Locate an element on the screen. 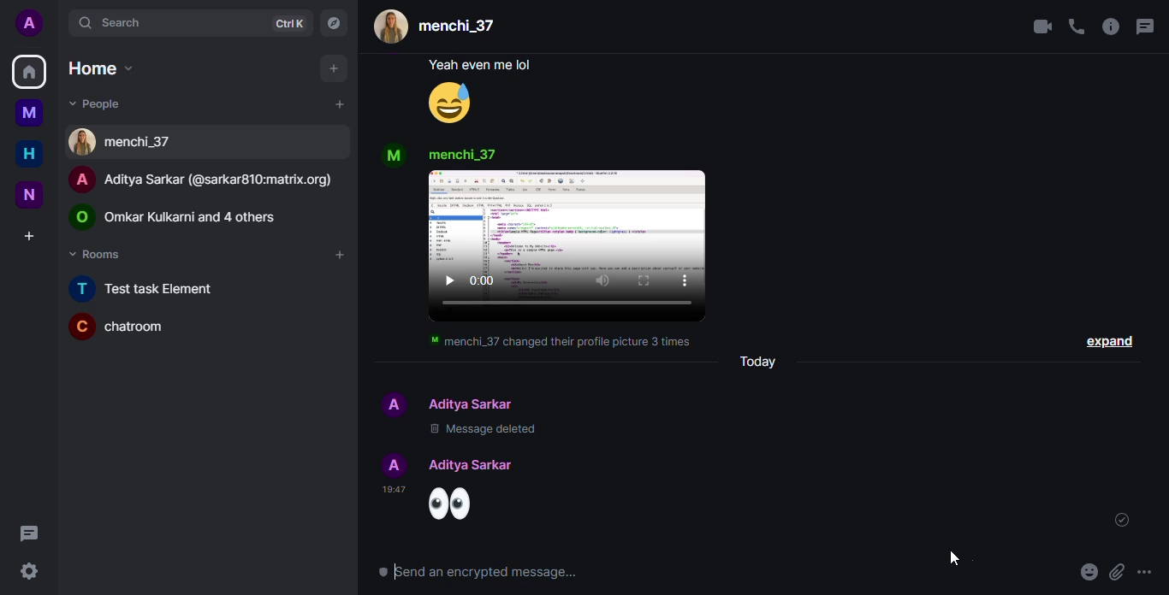 The height and width of the screenshot is (595, 1169). info is located at coordinates (1109, 27).